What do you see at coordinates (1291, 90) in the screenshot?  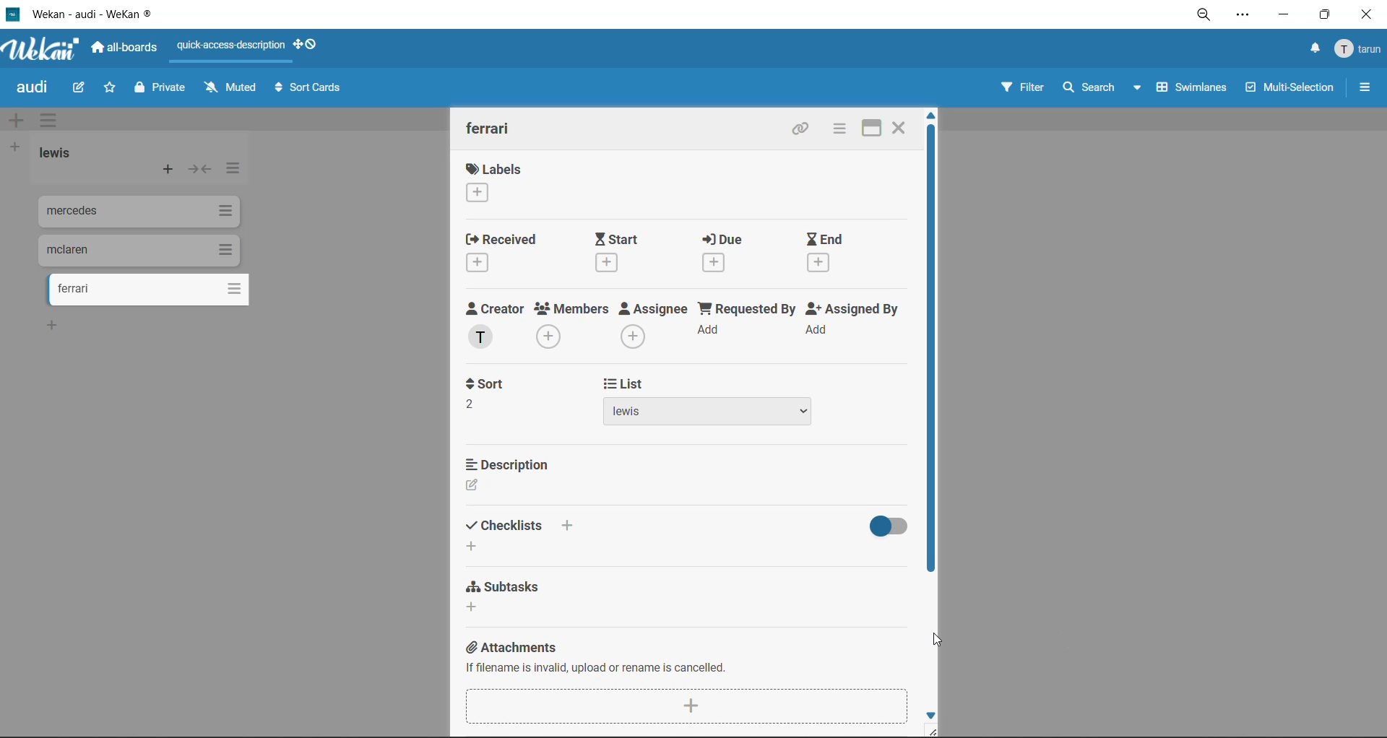 I see `multiselection` at bounding box center [1291, 90].